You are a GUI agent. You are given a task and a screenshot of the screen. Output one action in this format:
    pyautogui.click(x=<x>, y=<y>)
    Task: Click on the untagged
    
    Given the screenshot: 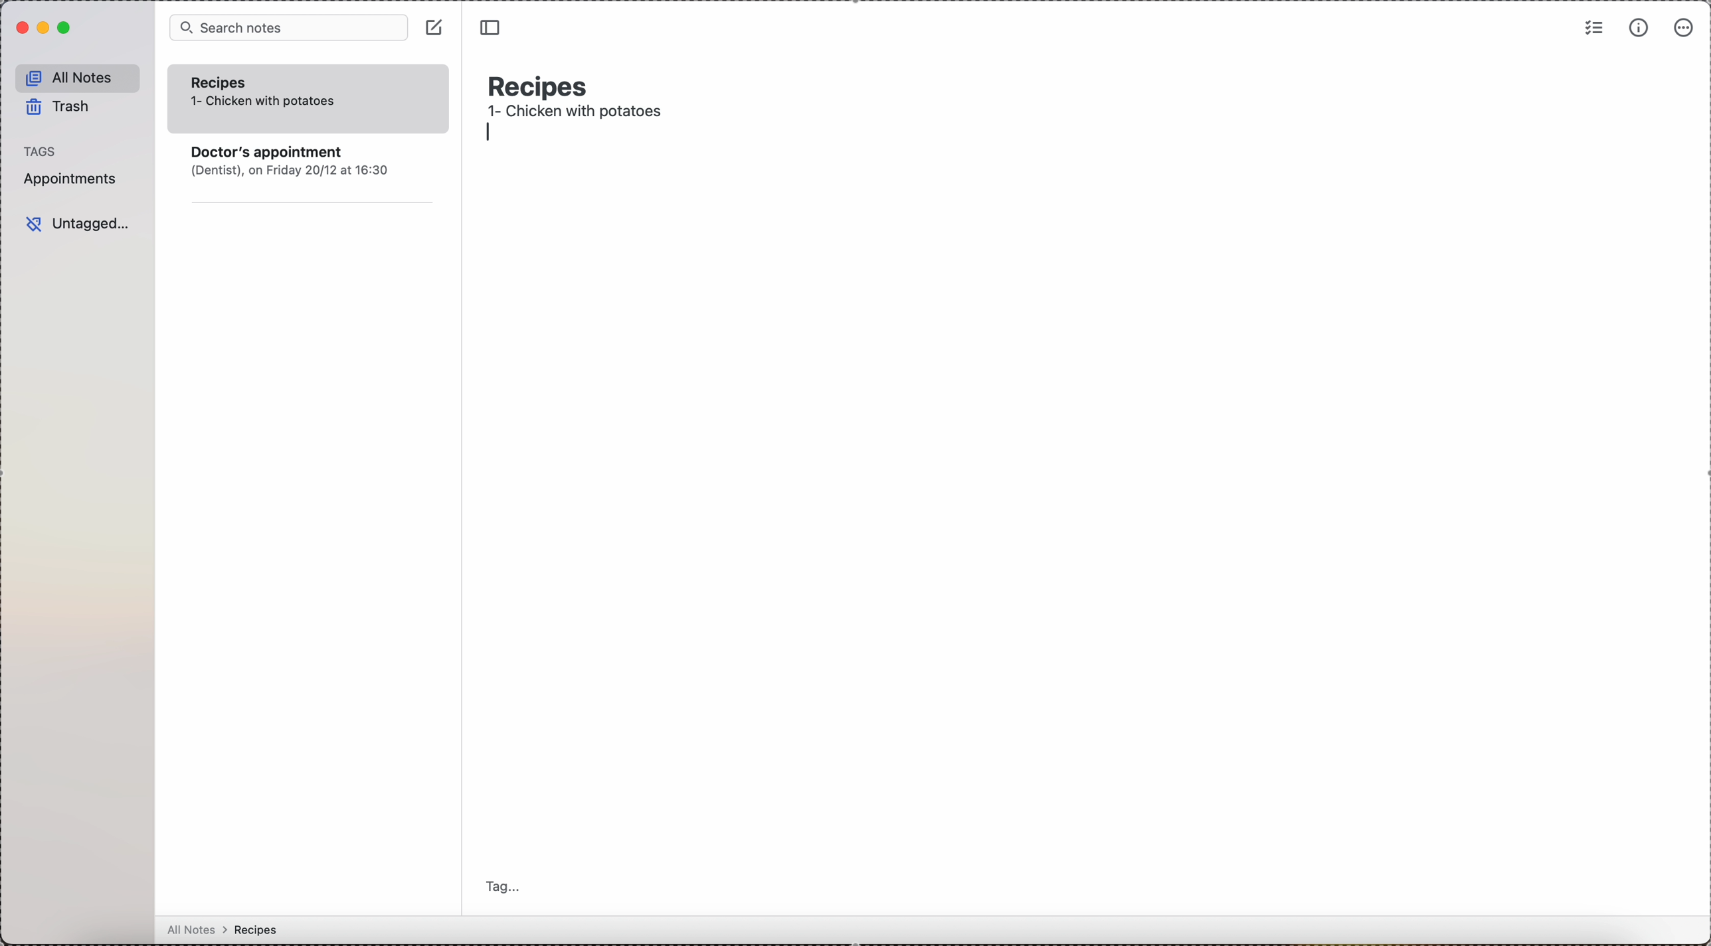 What is the action you would take?
    pyautogui.click(x=75, y=223)
    